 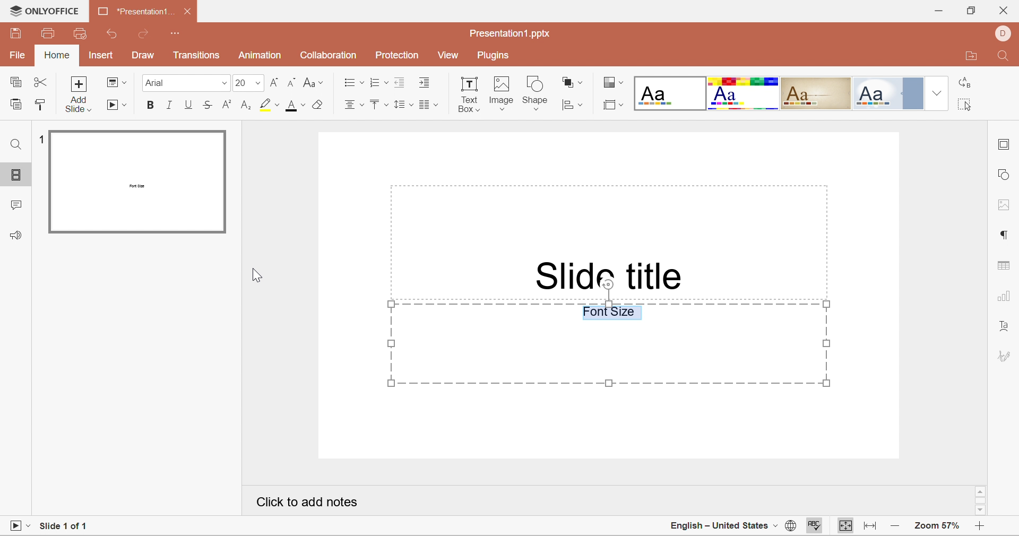 I want to click on Merge and center, so click(x=428, y=106).